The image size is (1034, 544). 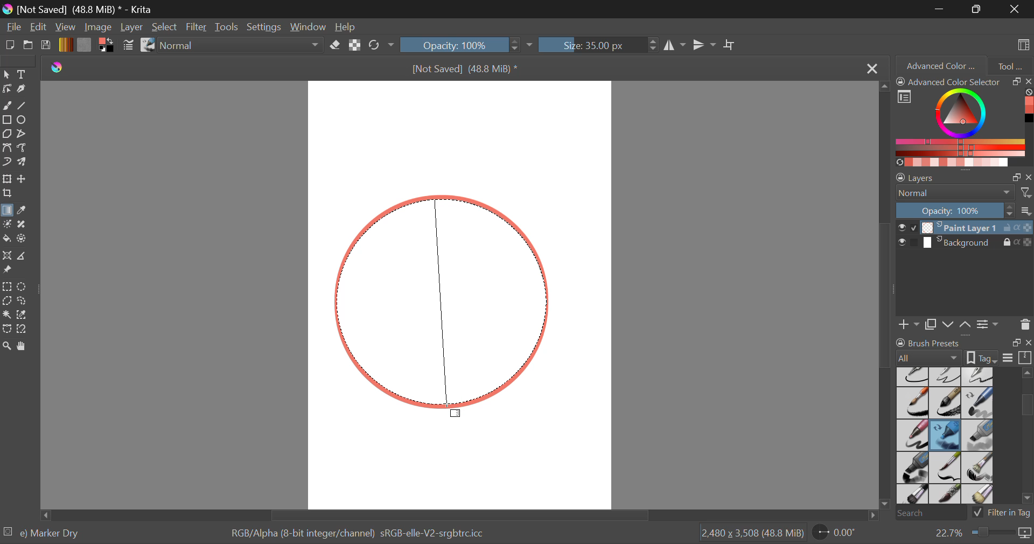 What do you see at coordinates (8, 194) in the screenshot?
I see `Crop a layer` at bounding box center [8, 194].